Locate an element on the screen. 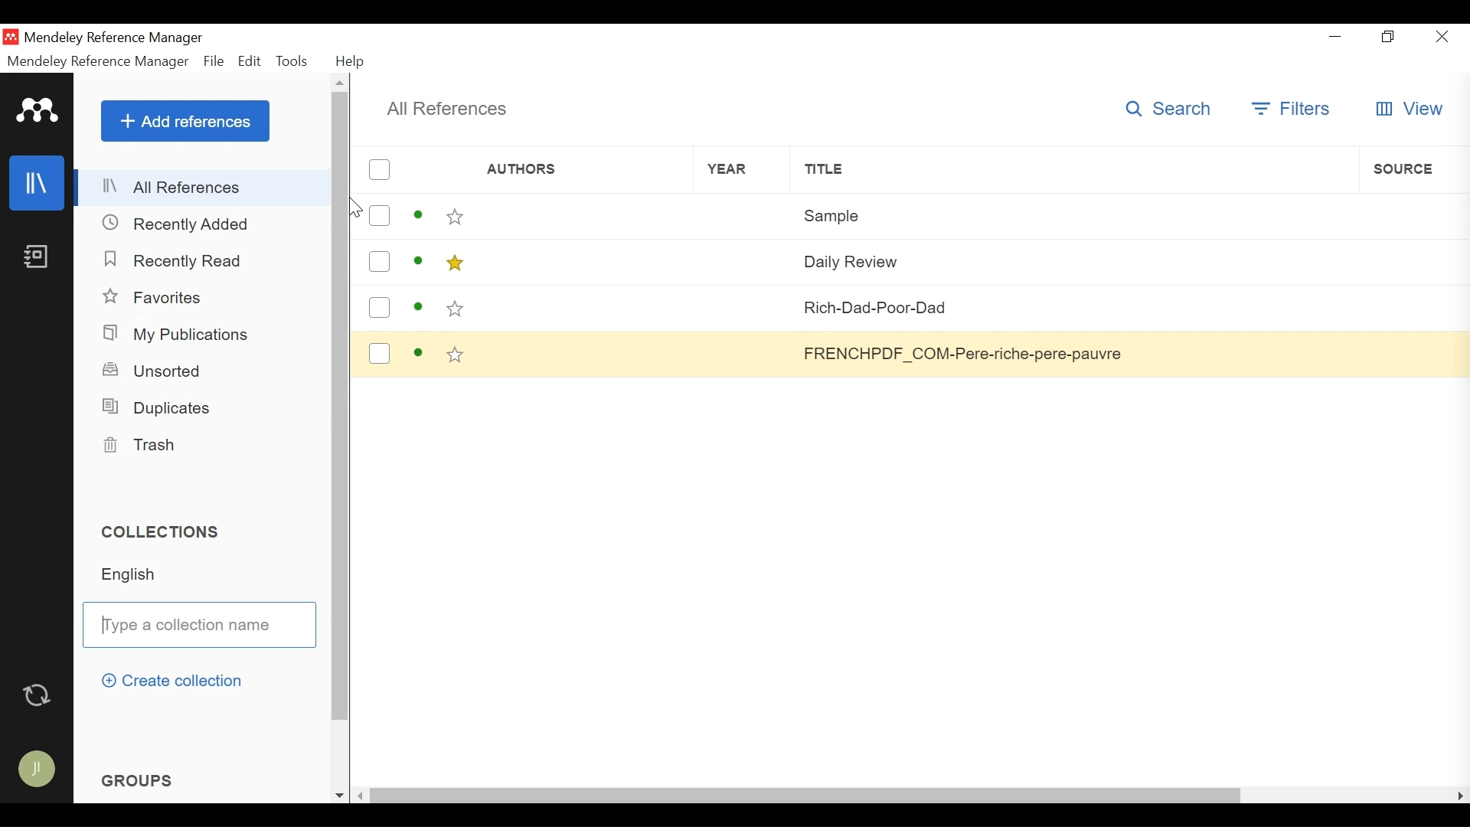  Scroll down is located at coordinates (339, 796).